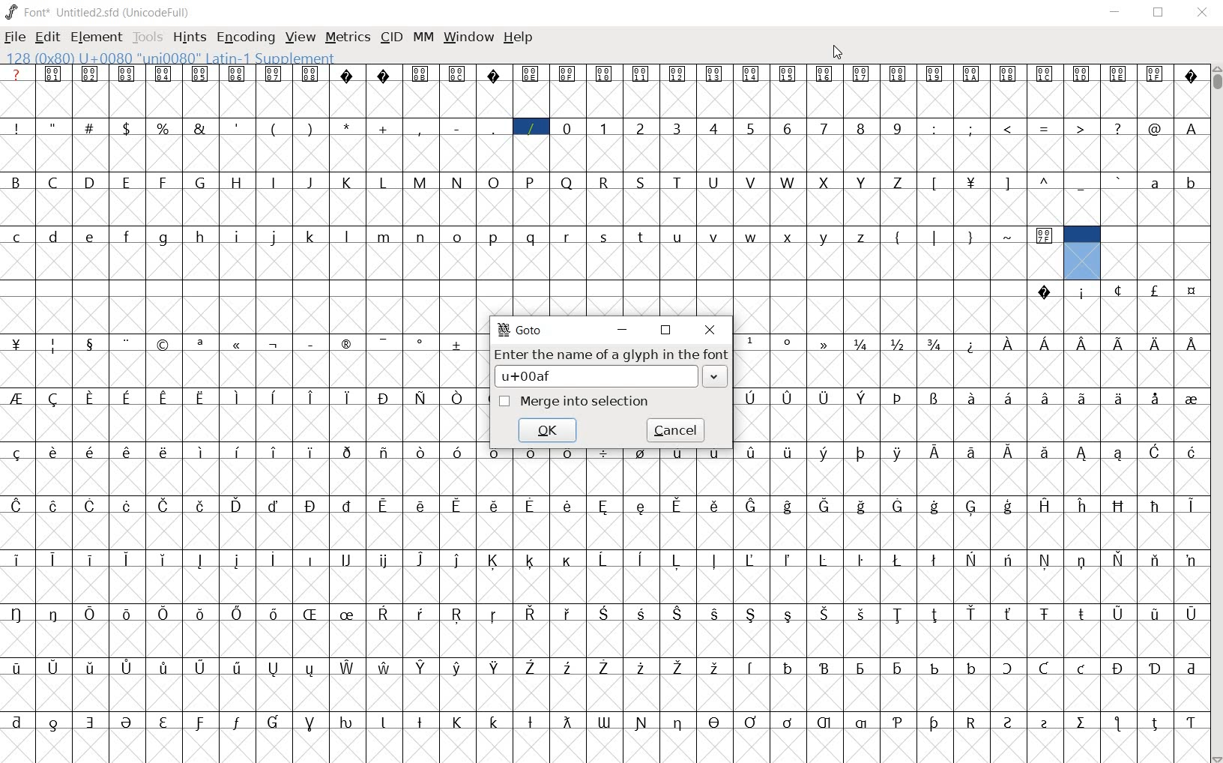 The width and height of the screenshot is (1223, 763). I want to click on Symbol, so click(1192, 290).